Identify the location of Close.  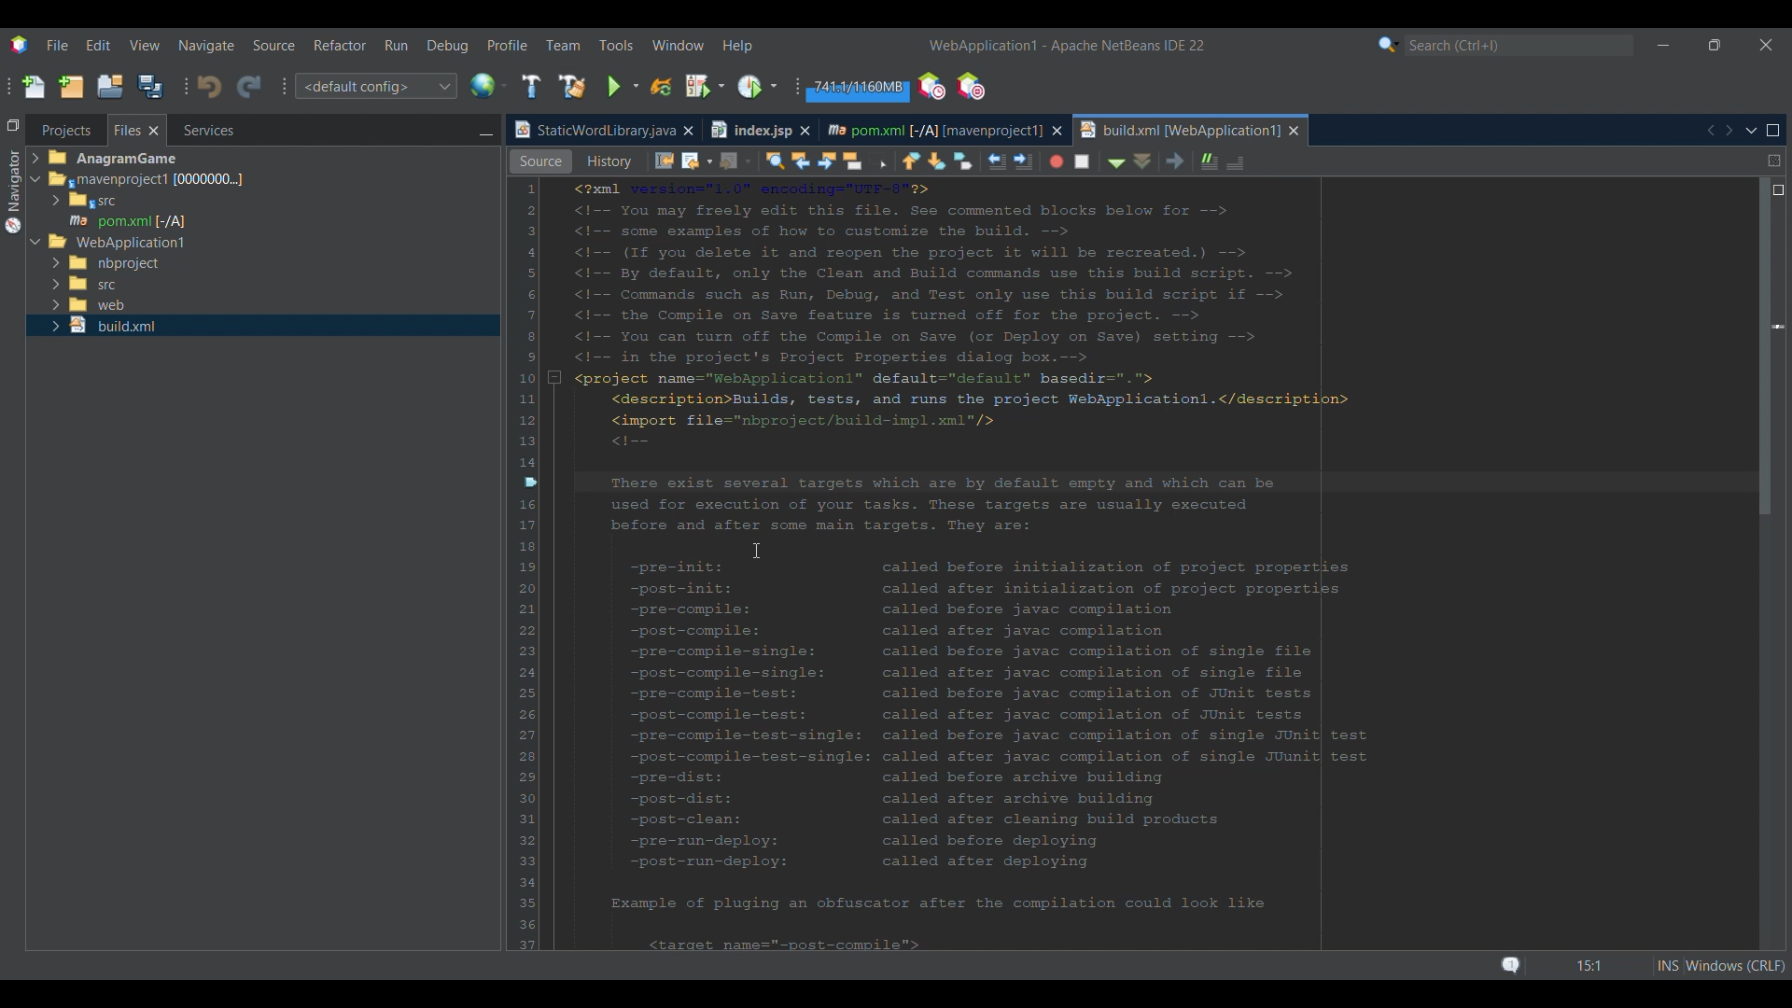
(1295, 131).